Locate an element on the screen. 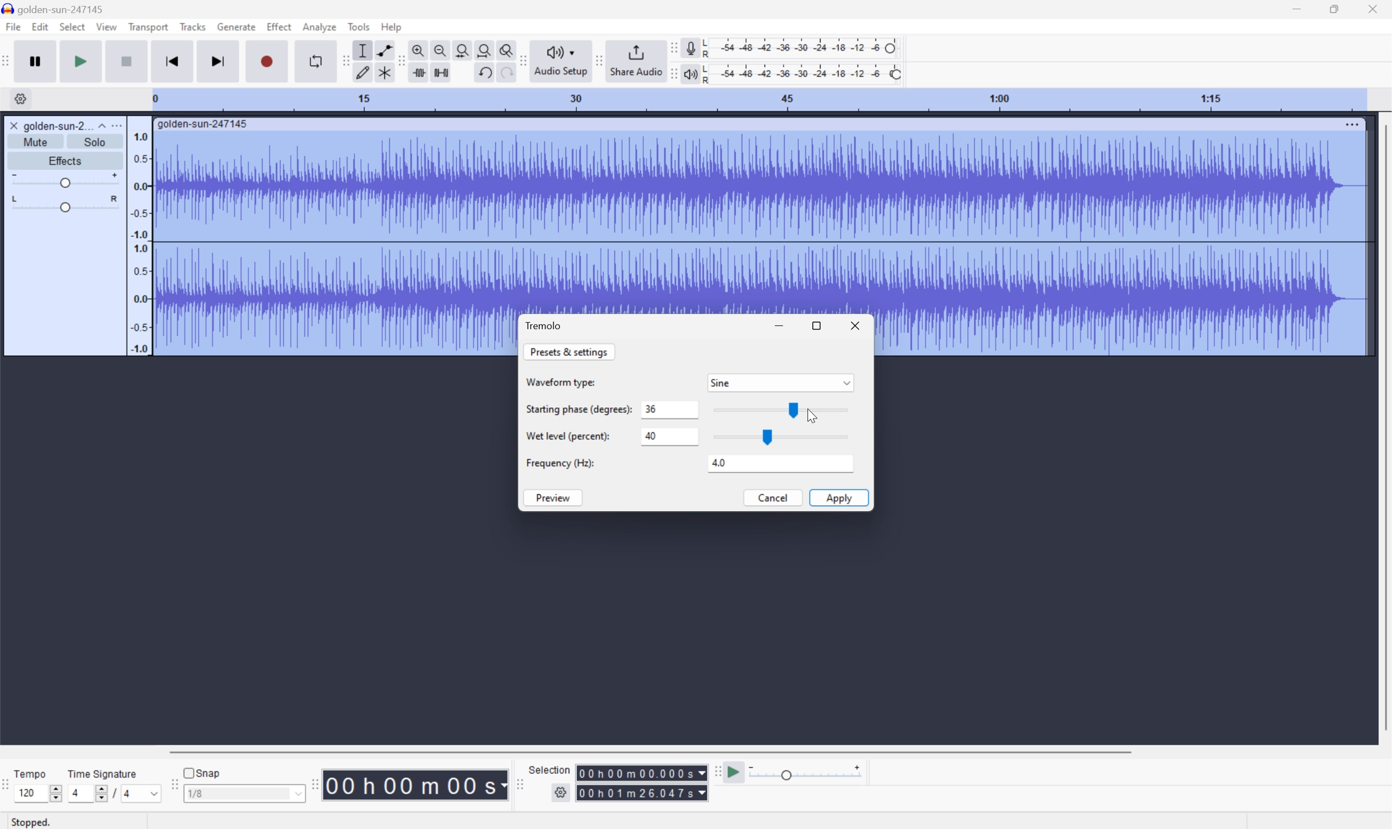  Audacity selection toolbar is located at coordinates (519, 787).